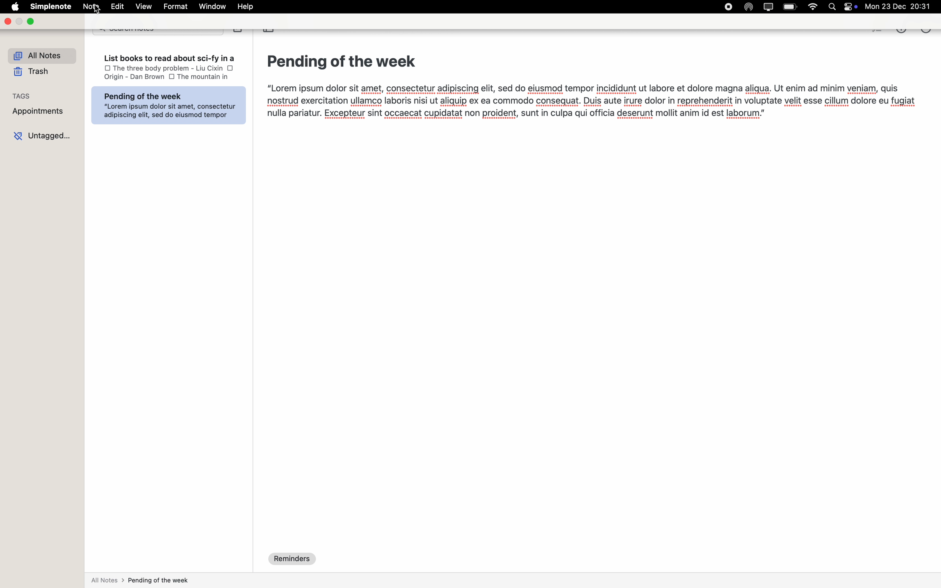 Image resolution: width=941 pixels, height=588 pixels. I want to click on edit, so click(118, 7).